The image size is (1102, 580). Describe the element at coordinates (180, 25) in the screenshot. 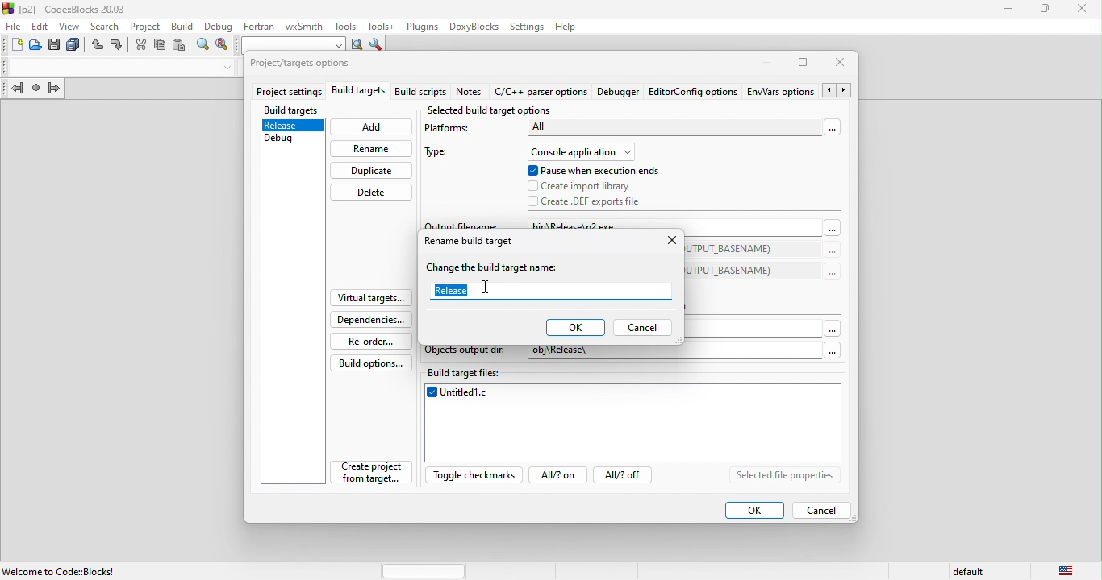

I see `build` at that location.